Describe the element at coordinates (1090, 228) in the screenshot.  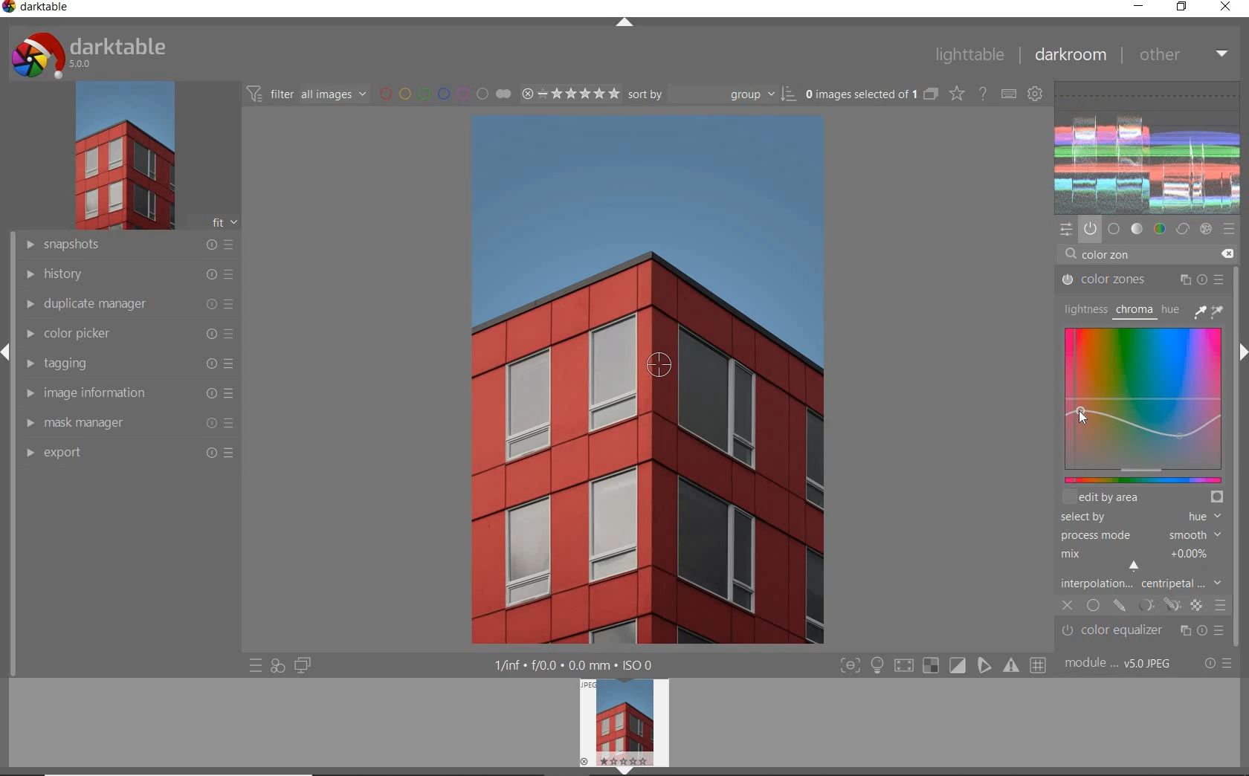
I see `show only active modules` at that location.